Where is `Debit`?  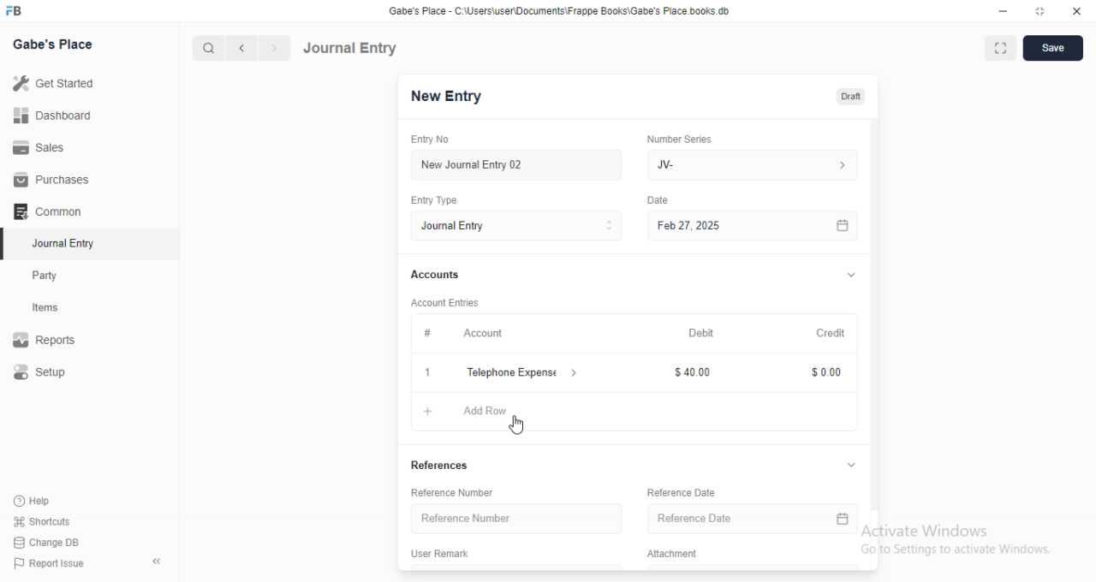
Debit is located at coordinates (701, 334).